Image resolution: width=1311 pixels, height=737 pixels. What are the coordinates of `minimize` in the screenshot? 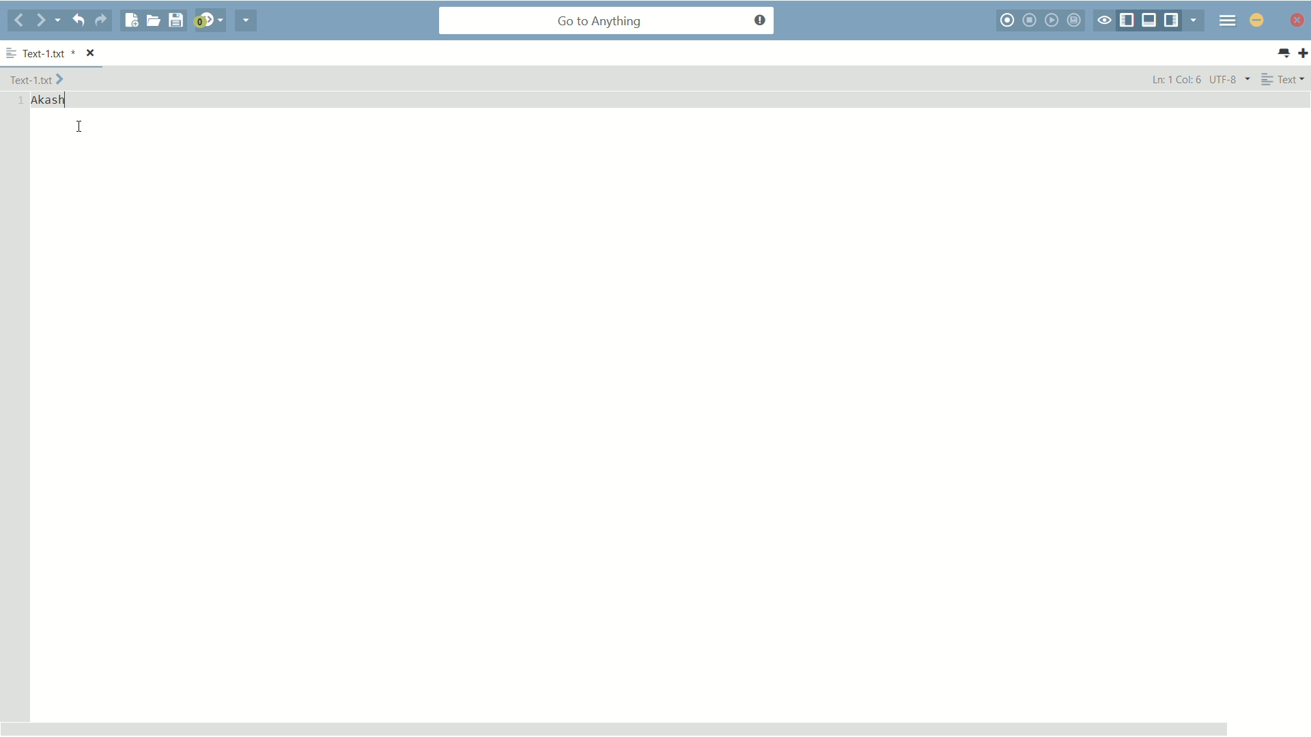 It's located at (1256, 21).